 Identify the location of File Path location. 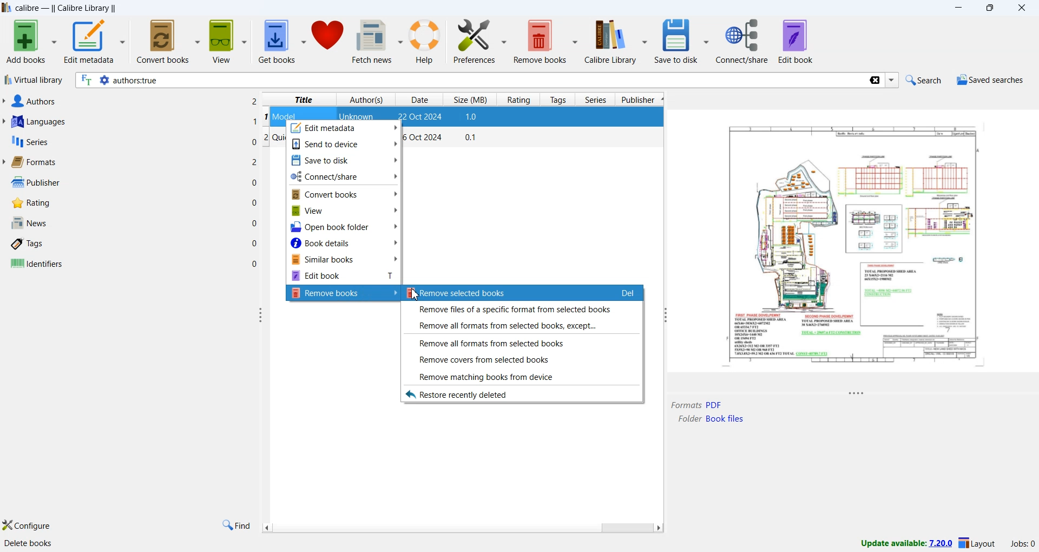
(711, 419).